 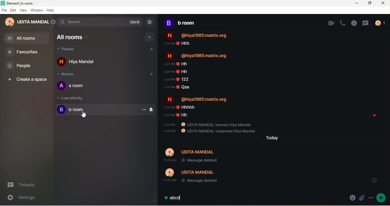 What do you see at coordinates (27, 22) in the screenshot?
I see `udita mandal` at bounding box center [27, 22].